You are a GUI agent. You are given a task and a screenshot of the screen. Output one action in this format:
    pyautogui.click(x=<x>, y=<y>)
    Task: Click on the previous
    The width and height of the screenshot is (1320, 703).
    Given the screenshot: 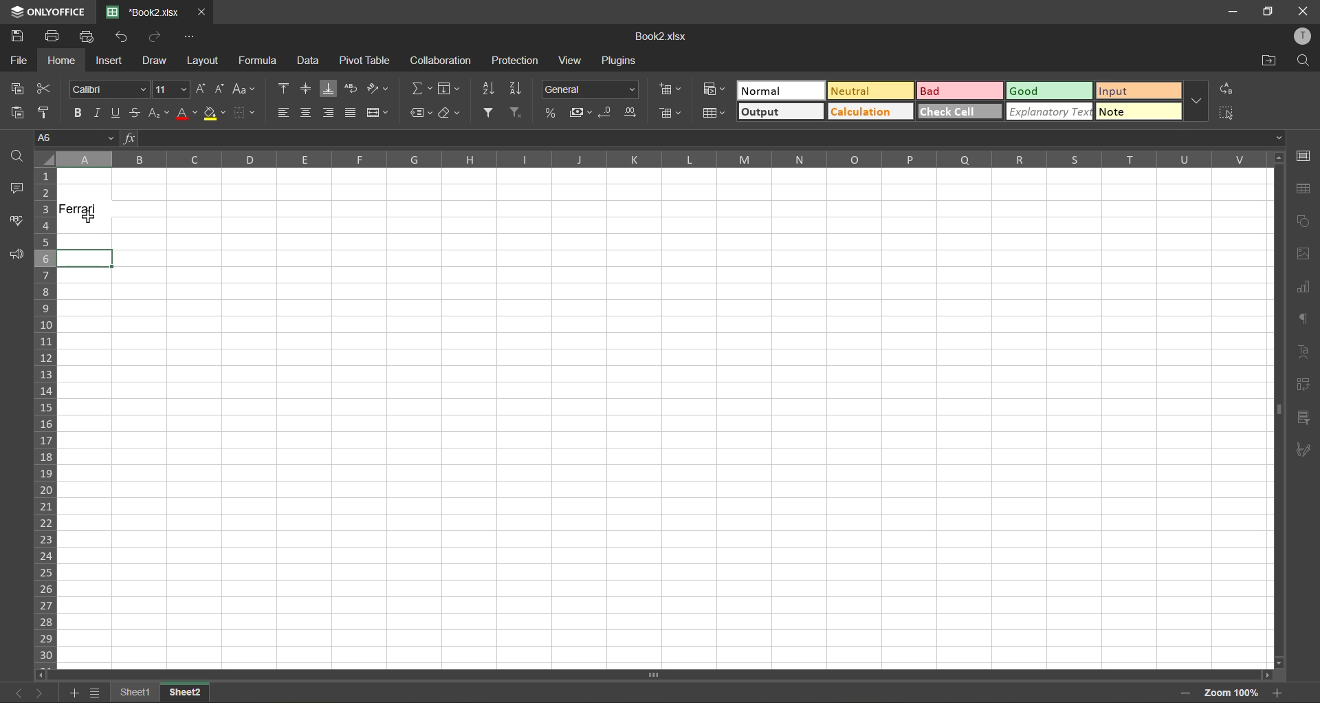 What is the action you would take?
    pyautogui.click(x=15, y=693)
    